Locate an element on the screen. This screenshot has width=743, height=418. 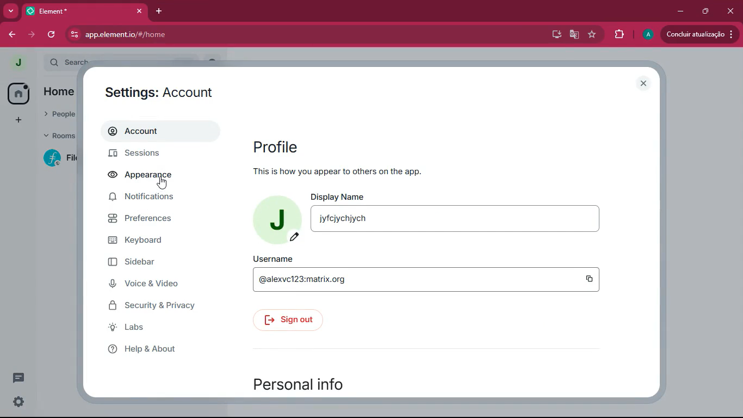
people is located at coordinates (60, 114).